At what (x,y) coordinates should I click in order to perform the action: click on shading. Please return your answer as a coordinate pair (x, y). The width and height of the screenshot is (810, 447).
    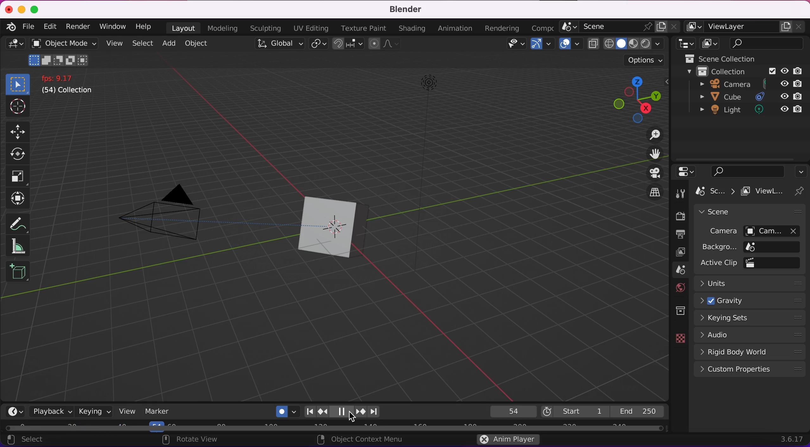
    Looking at the image, I should click on (412, 28).